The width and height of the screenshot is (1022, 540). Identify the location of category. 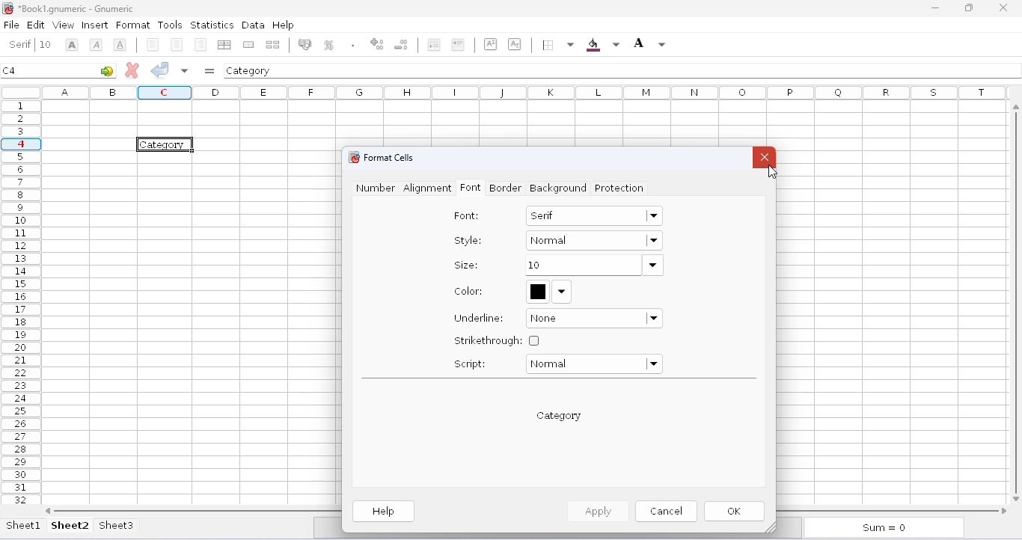
(249, 70).